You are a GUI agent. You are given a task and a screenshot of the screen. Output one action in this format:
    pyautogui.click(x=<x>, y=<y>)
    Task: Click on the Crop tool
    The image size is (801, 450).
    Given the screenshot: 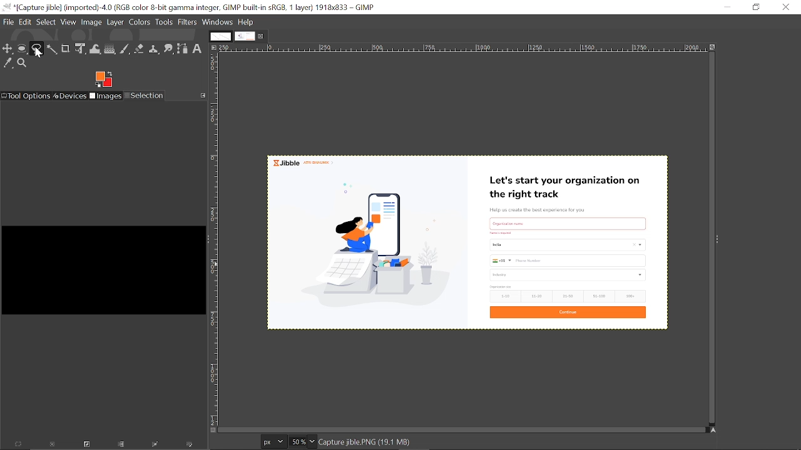 What is the action you would take?
    pyautogui.click(x=65, y=49)
    